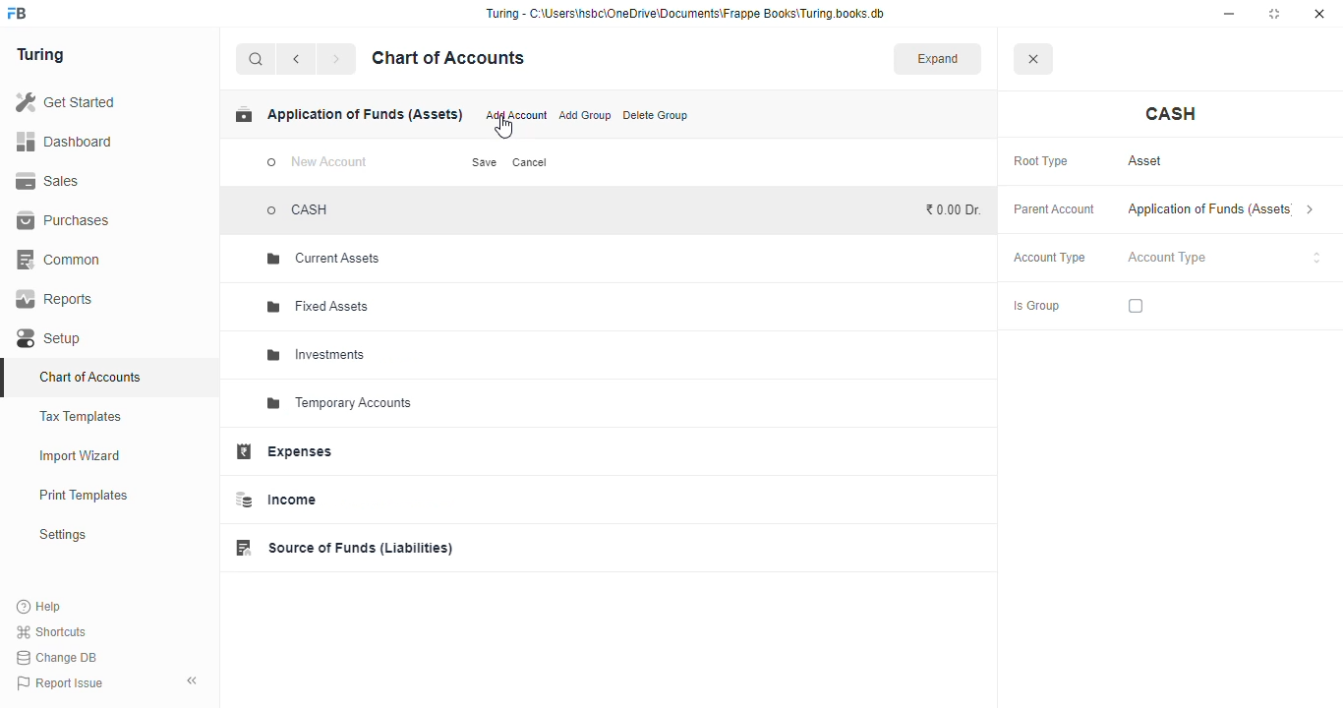  Describe the element at coordinates (349, 114) in the screenshot. I see `application of funds (assets)` at that location.